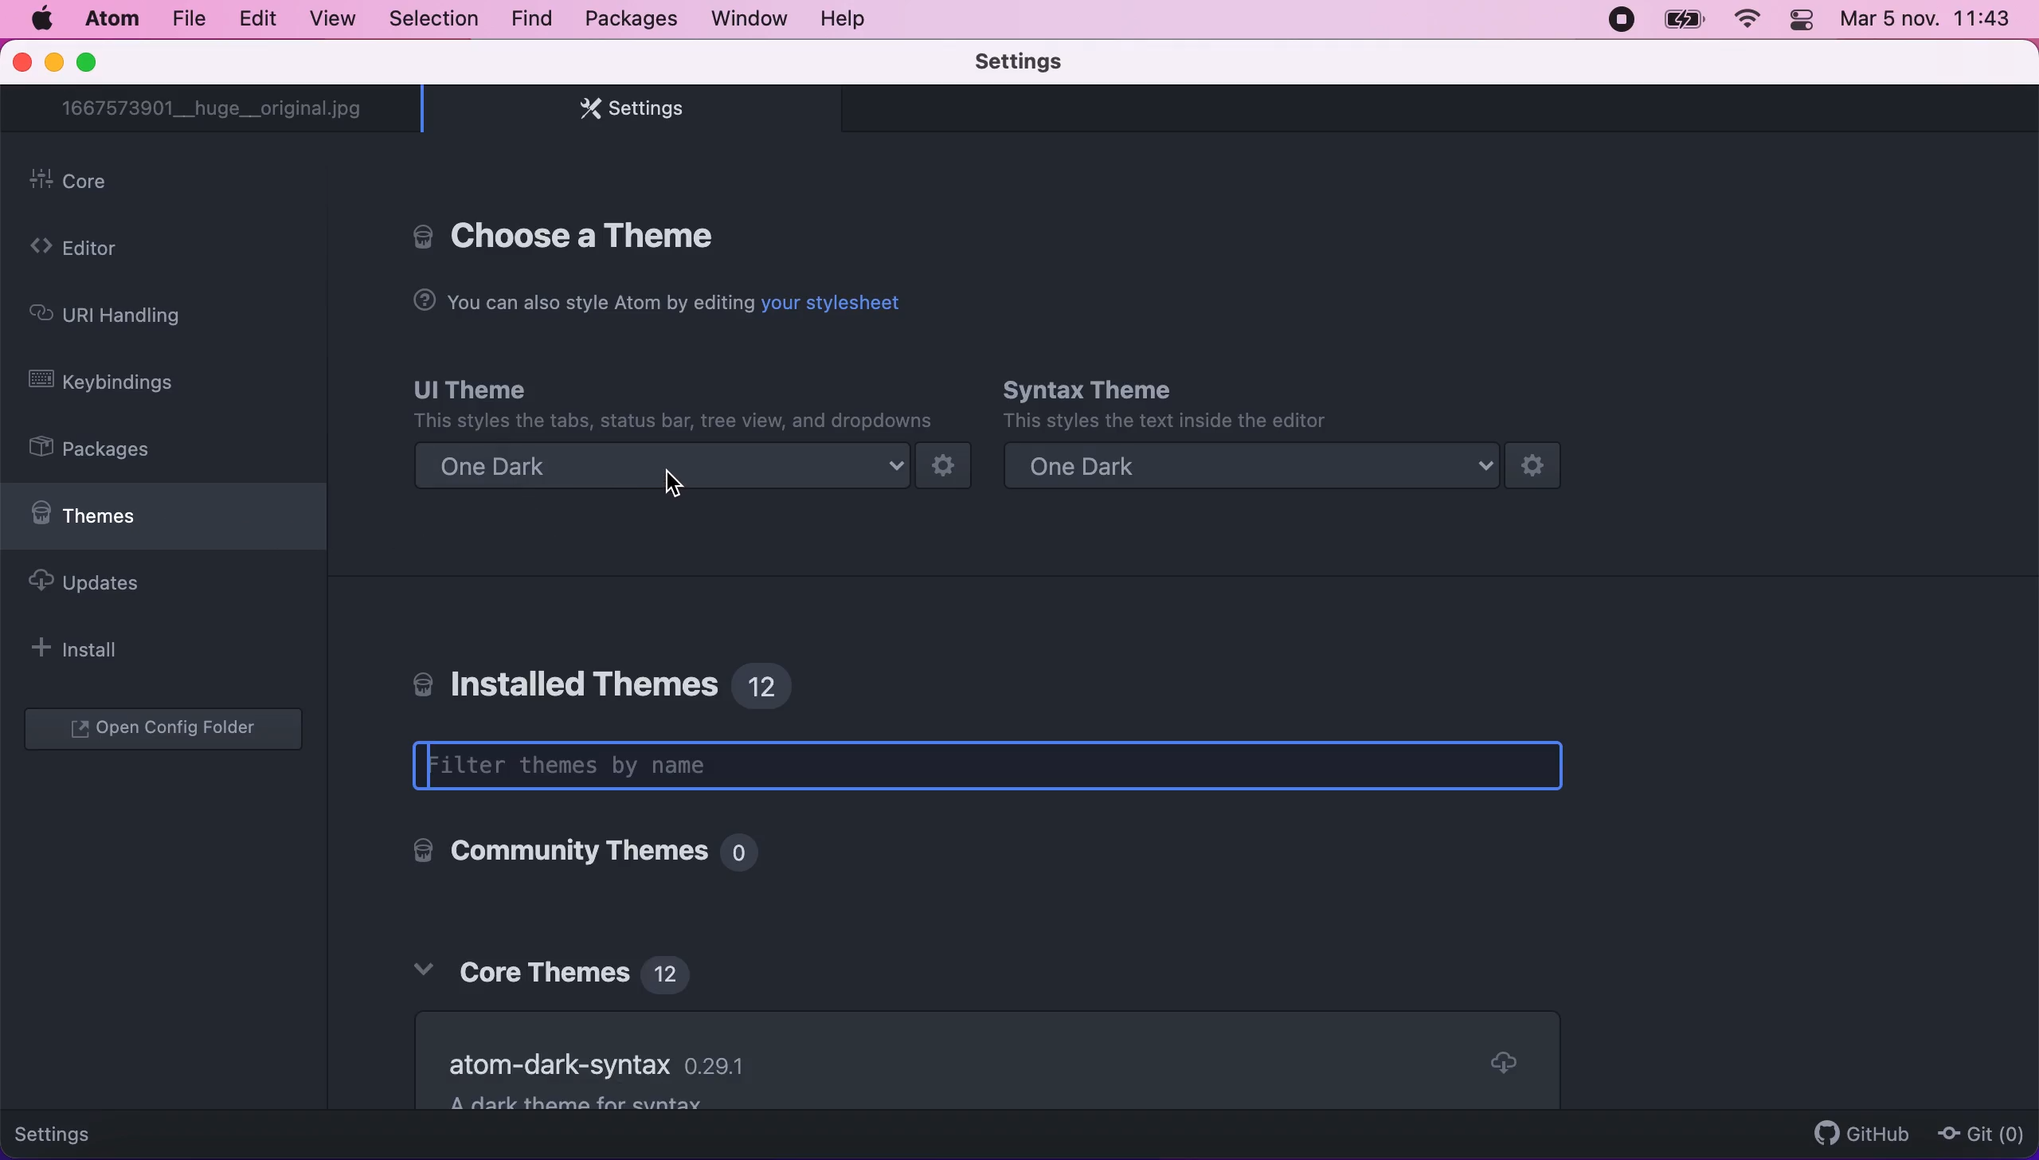  Describe the element at coordinates (1979, 1136) in the screenshot. I see `git(0)` at that location.